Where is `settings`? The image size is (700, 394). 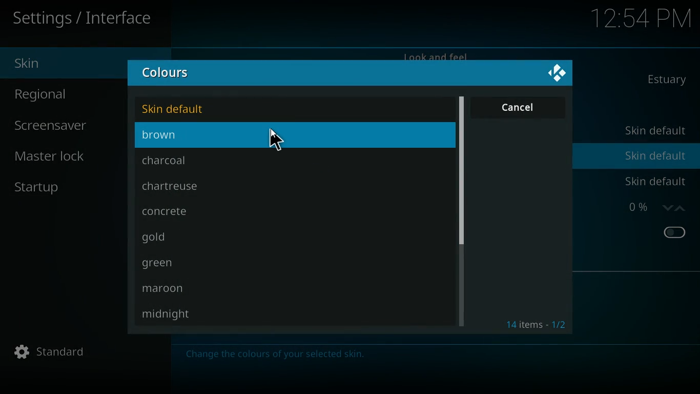
settings is located at coordinates (85, 19).